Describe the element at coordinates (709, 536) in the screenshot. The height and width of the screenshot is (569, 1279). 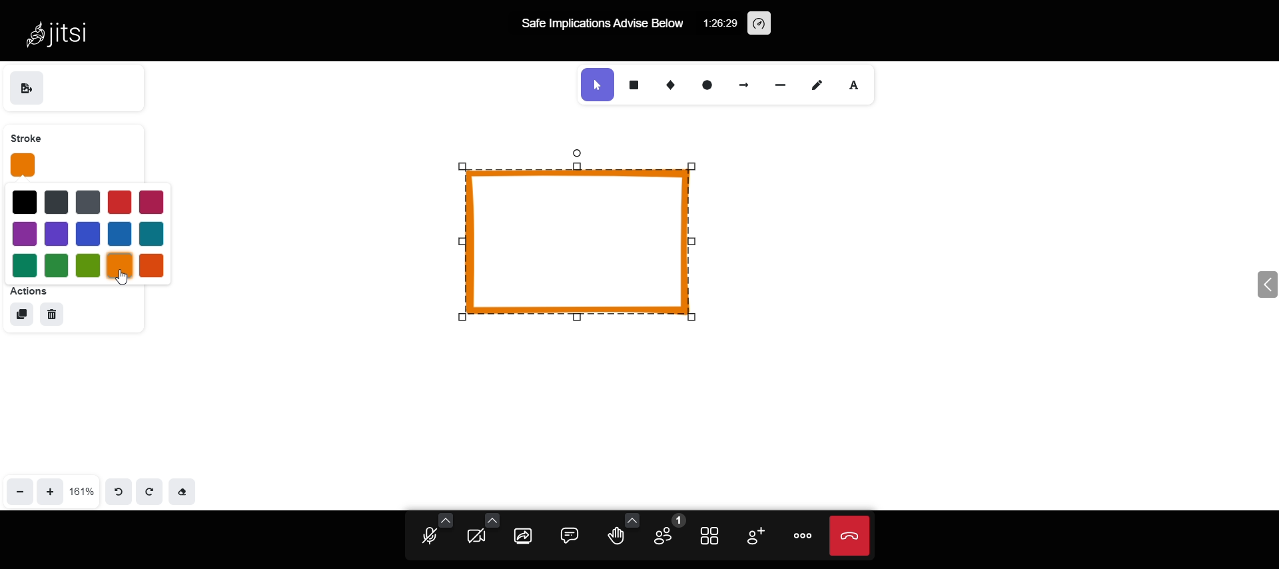
I see `tile view` at that location.